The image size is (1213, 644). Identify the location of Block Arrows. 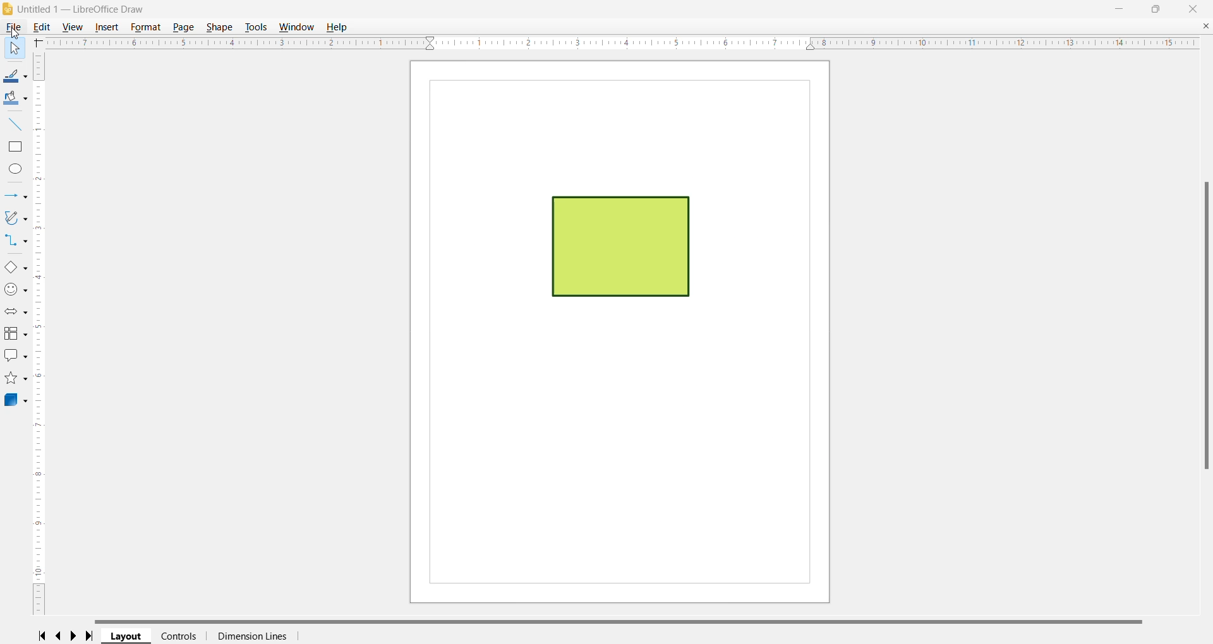
(15, 313).